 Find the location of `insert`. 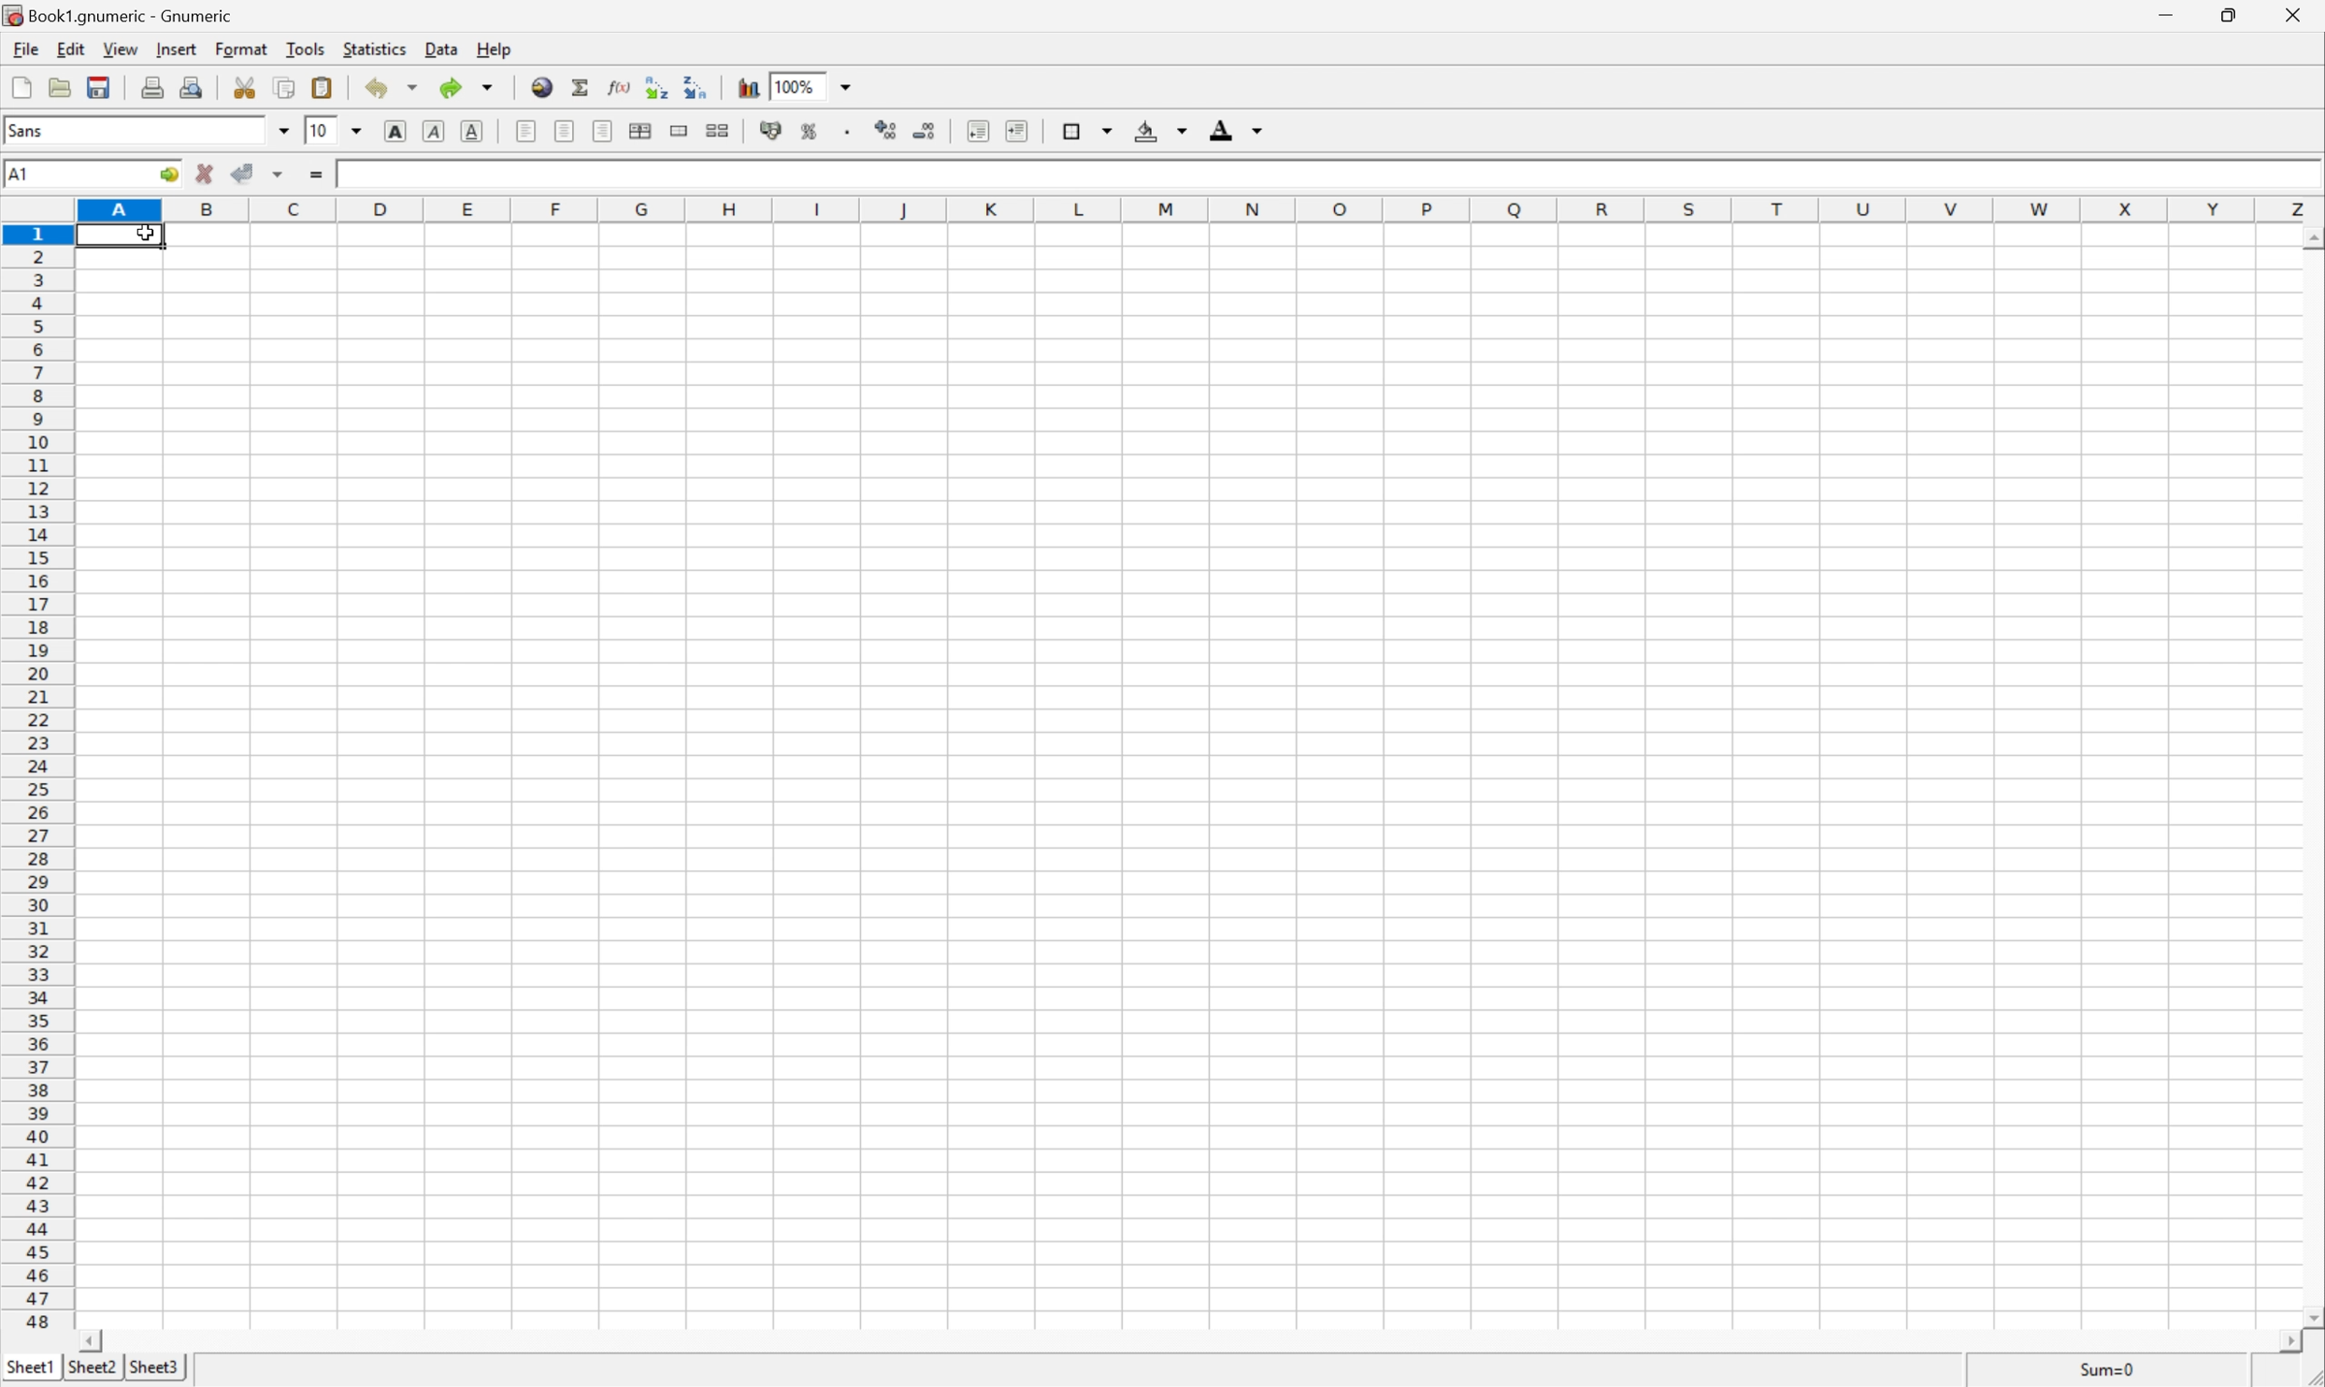

insert is located at coordinates (176, 50).